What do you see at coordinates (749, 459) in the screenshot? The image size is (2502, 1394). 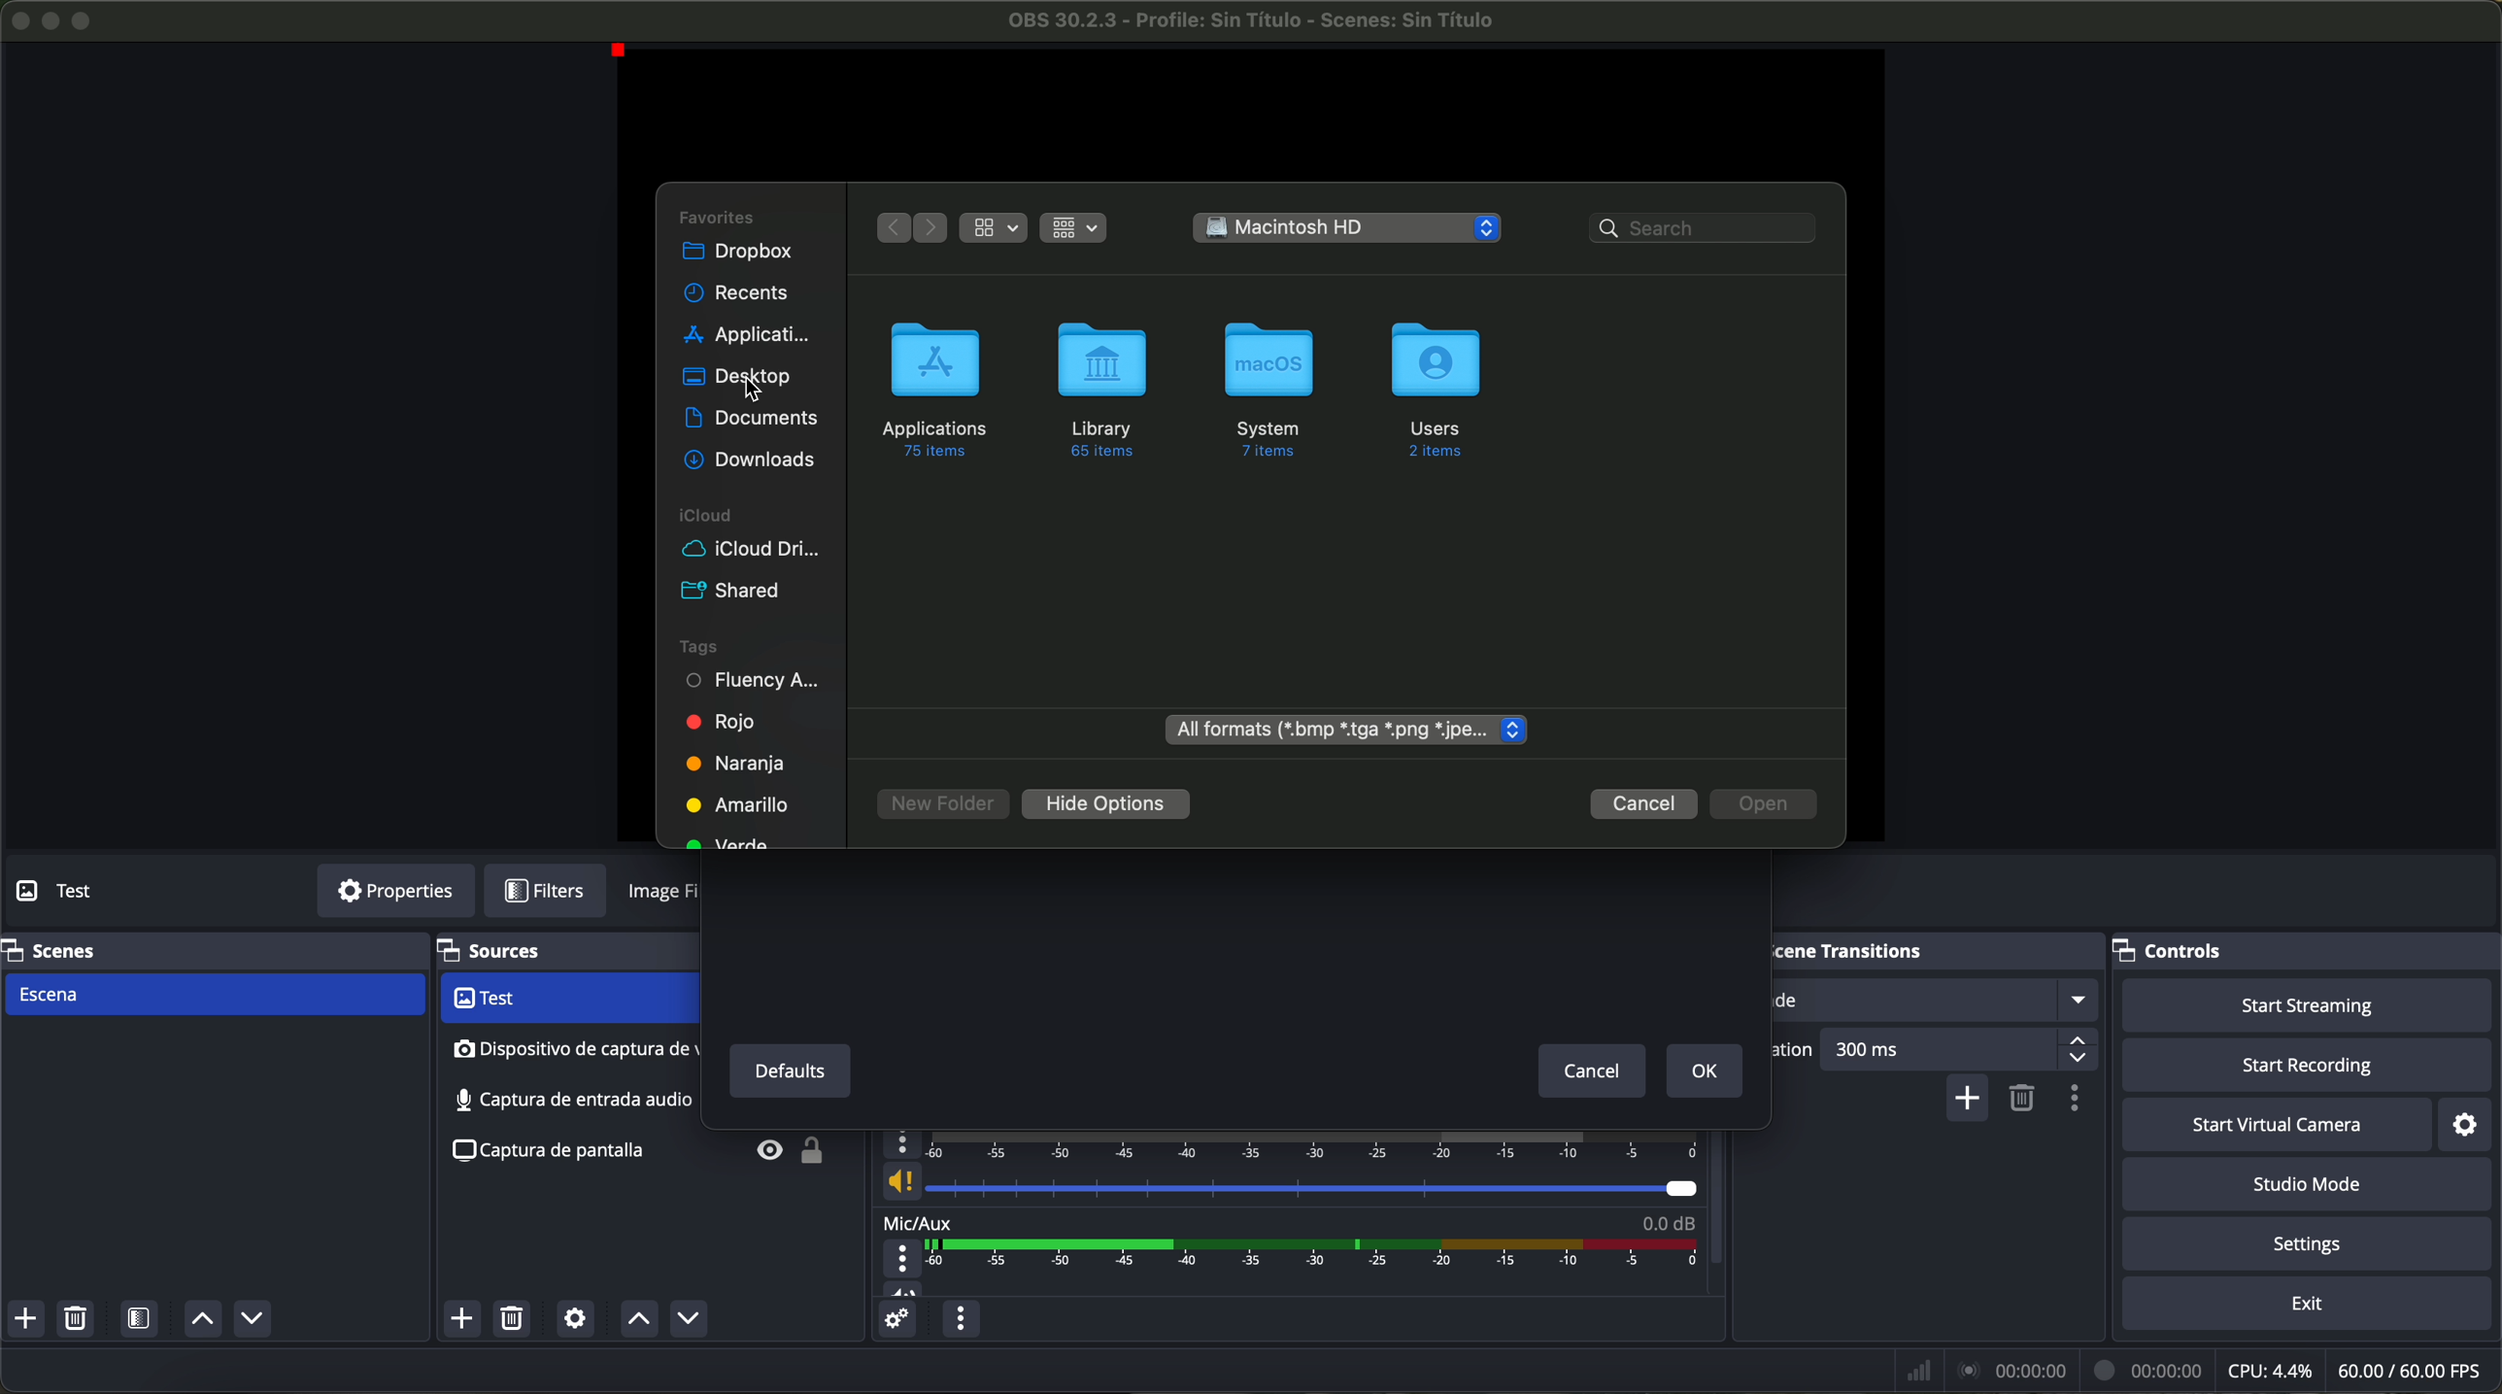 I see `downloads` at bounding box center [749, 459].